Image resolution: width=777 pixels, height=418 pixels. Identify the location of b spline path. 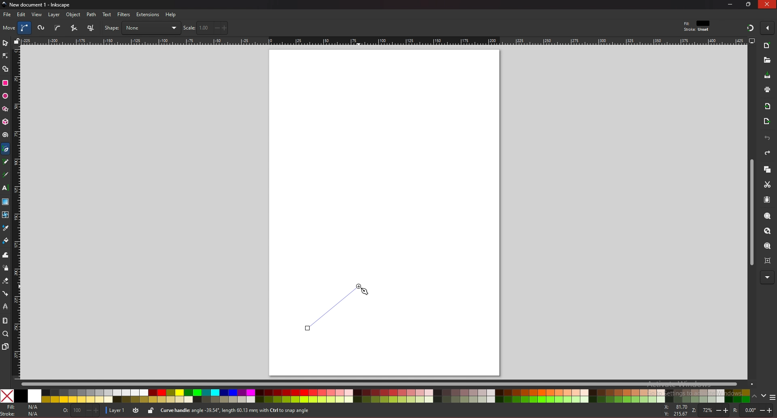
(57, 27).